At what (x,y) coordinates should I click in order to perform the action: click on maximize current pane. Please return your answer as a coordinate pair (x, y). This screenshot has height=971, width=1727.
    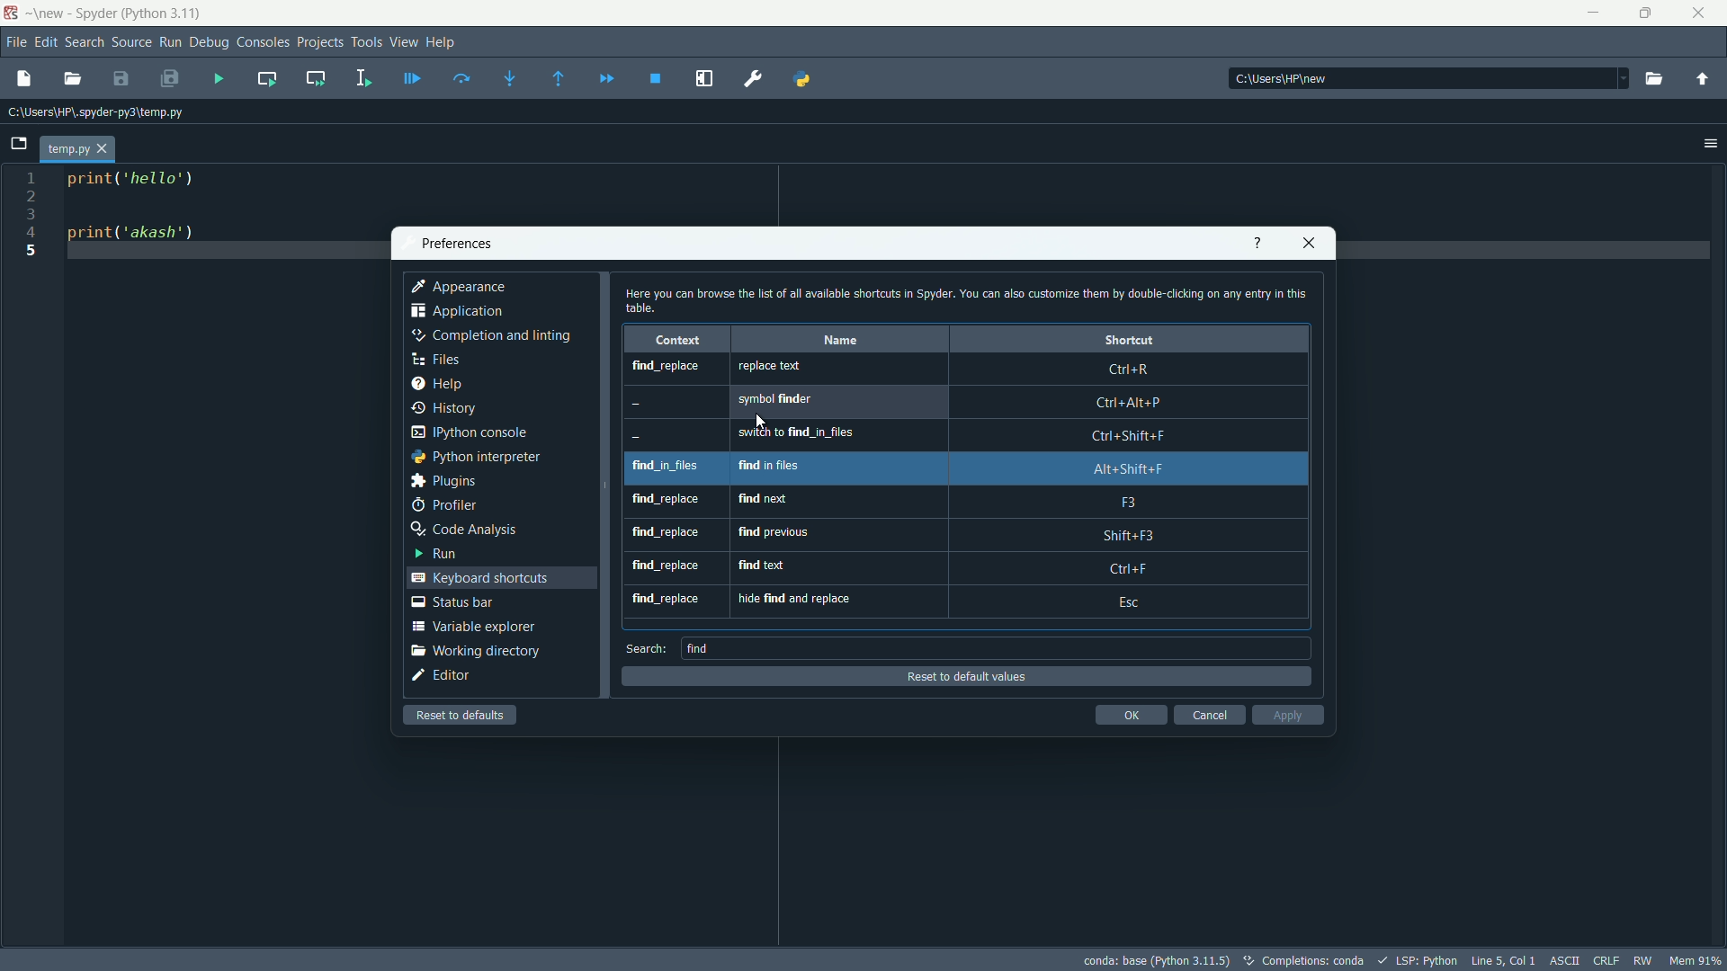
    Looking at the image, I should click on (706, 79).